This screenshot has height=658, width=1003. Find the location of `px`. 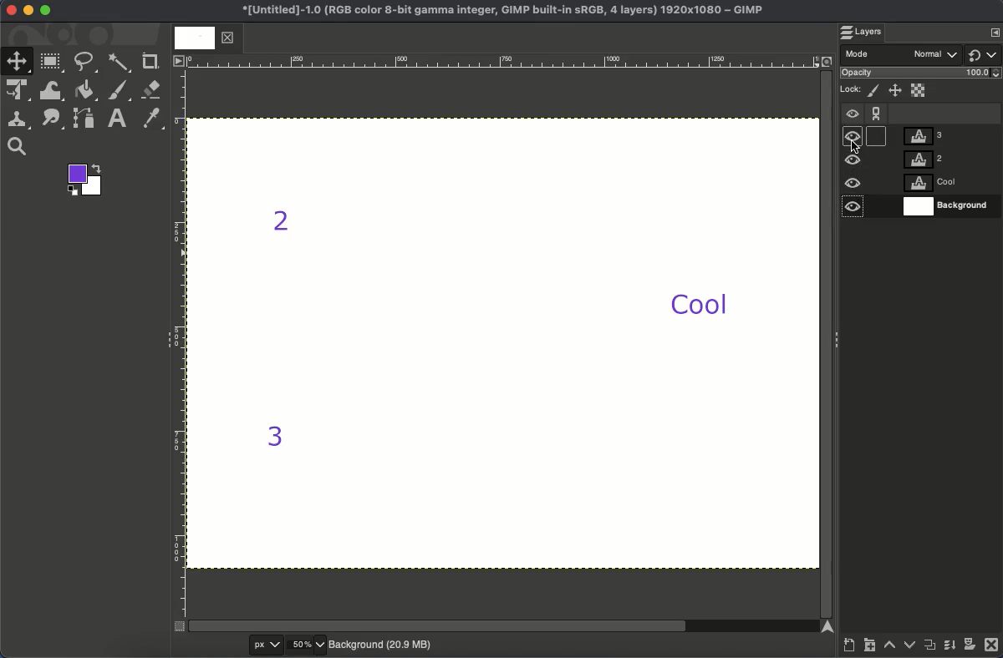

px is located at coordinates (253, 645).